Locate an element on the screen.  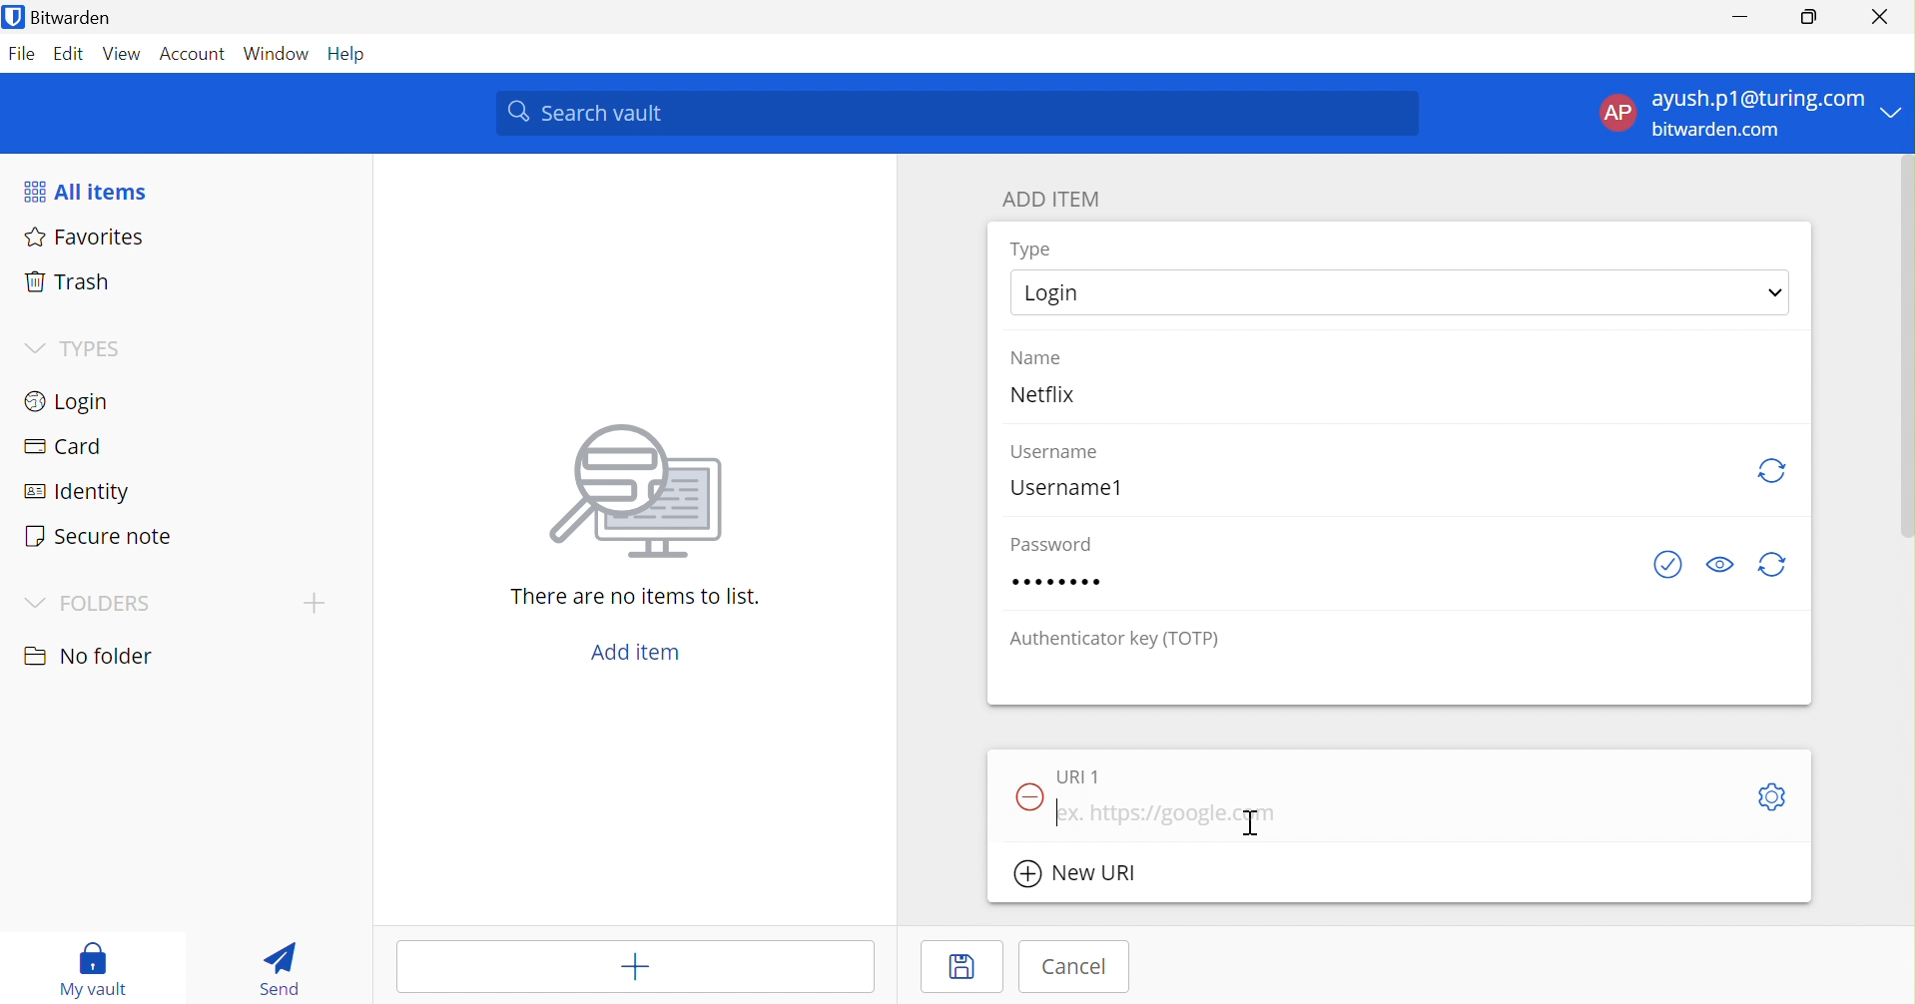
Close is located at coordinates (1879, 17).